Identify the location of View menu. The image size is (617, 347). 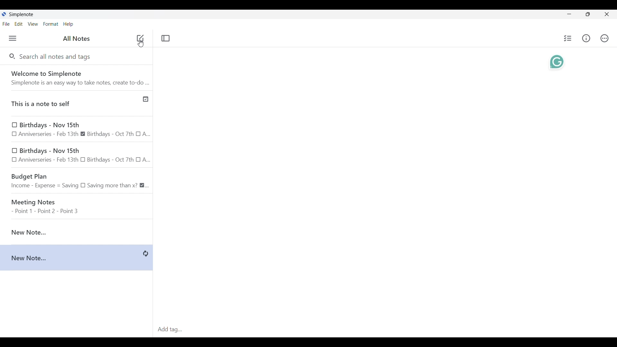
(33, 24).